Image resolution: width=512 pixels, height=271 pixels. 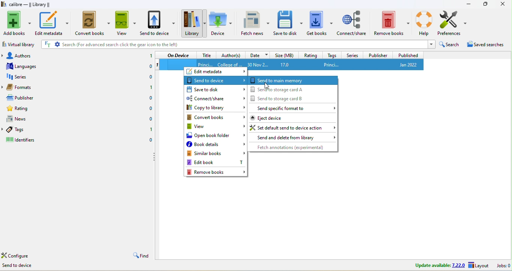 What do you see at coordinates (310, 55) in the screenshot?
I see `rating` at bounding box center [310, 55].